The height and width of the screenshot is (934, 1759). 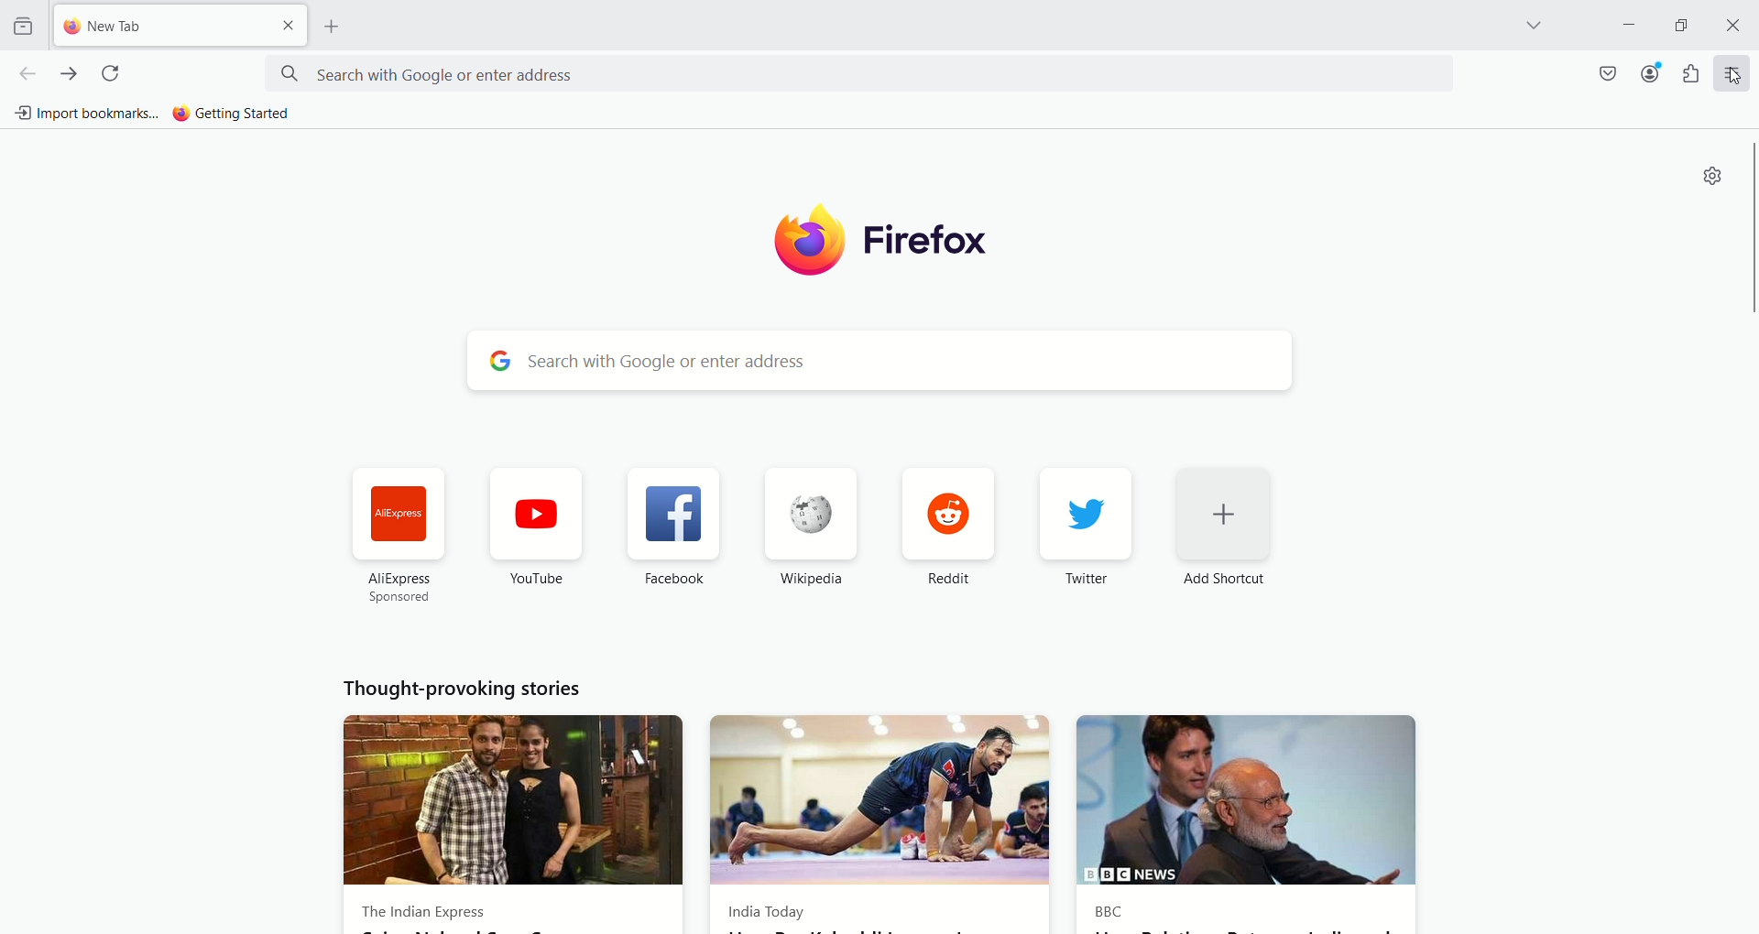 I want to click on AliExpress, so click(x=400, y=541).